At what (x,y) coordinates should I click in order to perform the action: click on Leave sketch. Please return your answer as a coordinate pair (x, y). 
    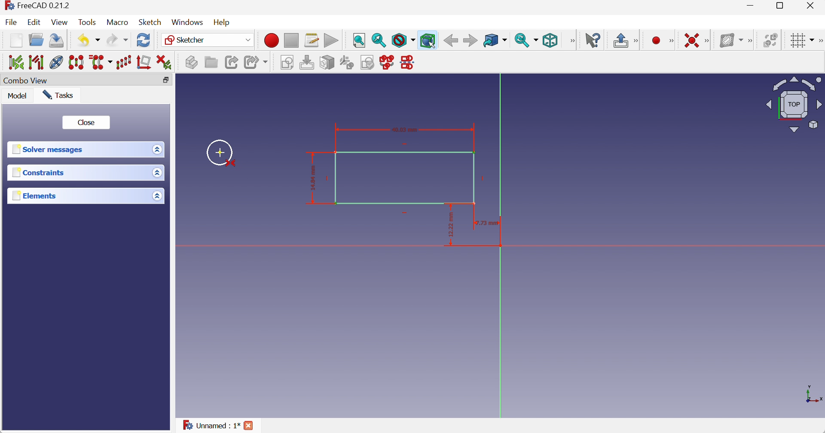
    Looking at the image, I should click on (621, 41).